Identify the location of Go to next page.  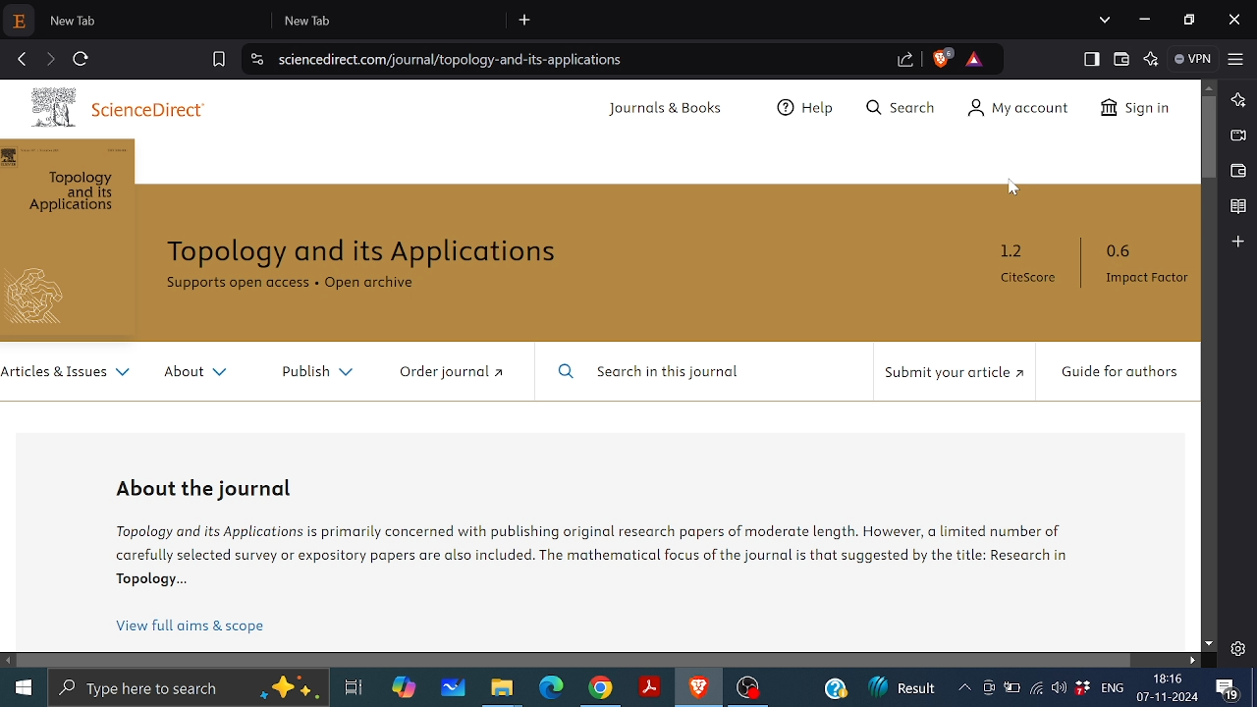
(52, 57).